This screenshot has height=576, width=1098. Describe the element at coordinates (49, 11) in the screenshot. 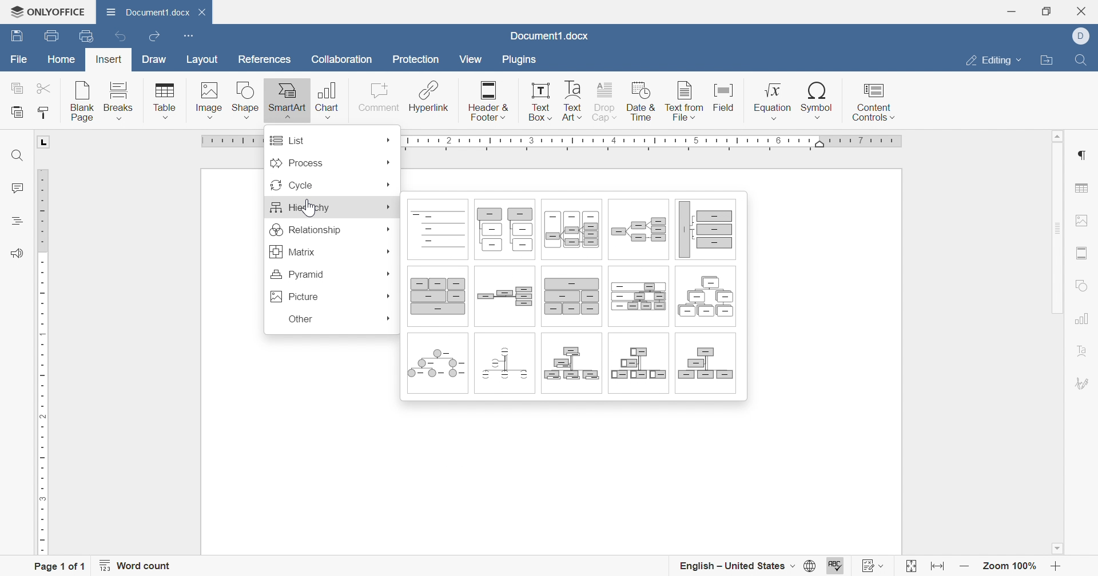

I see `ONLYOFFICE` at that location.